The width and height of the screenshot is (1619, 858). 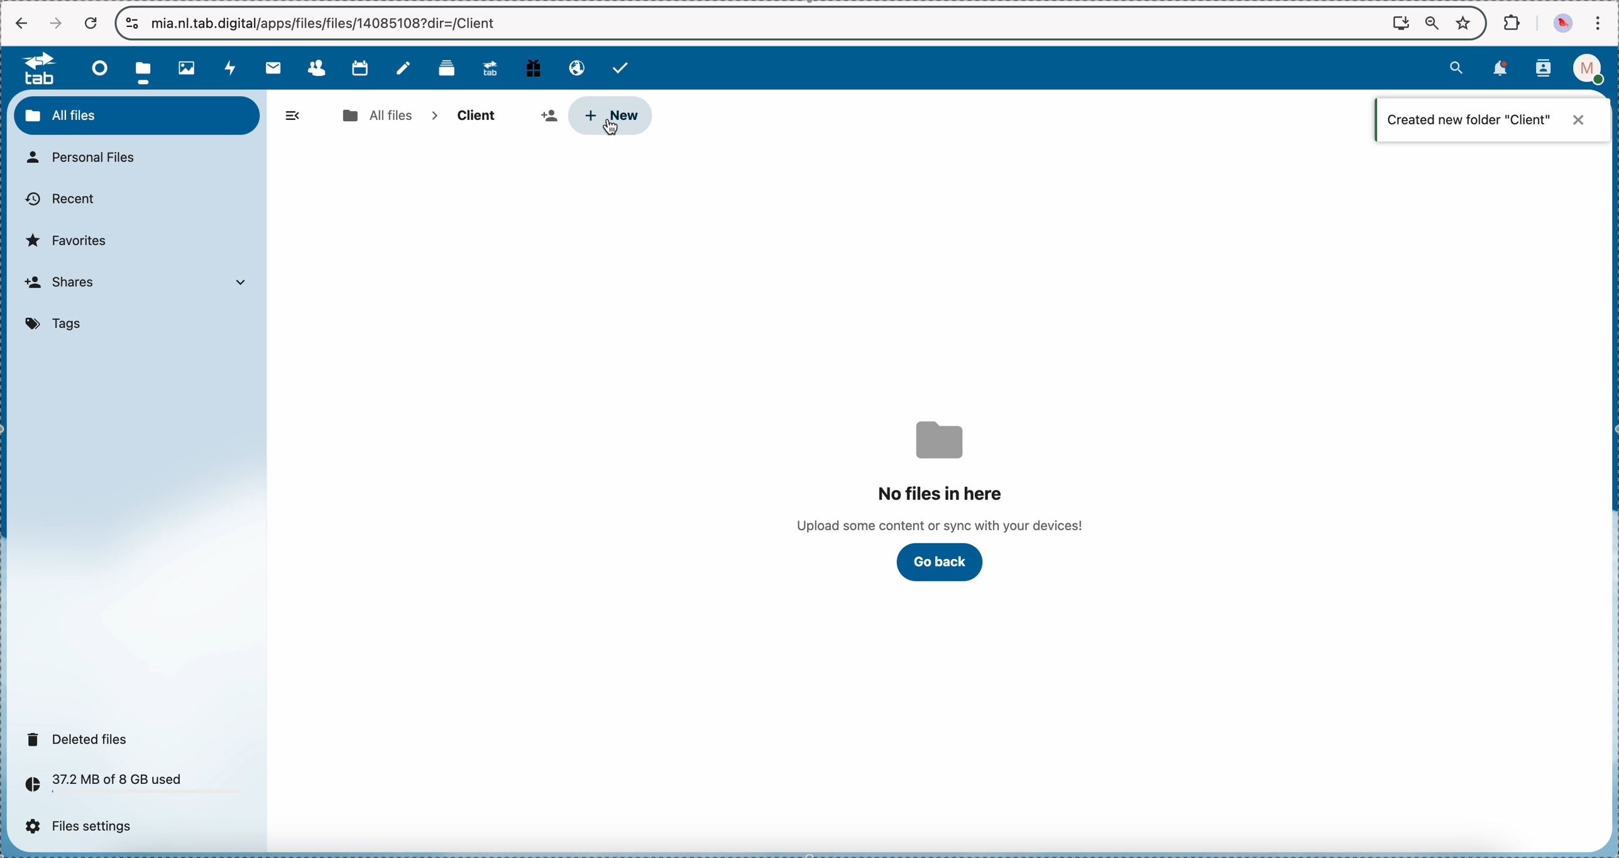 What do you see at coordinates (609, 116) in the screenshot?
I see `click on new button` at bounding box center [609, 116].